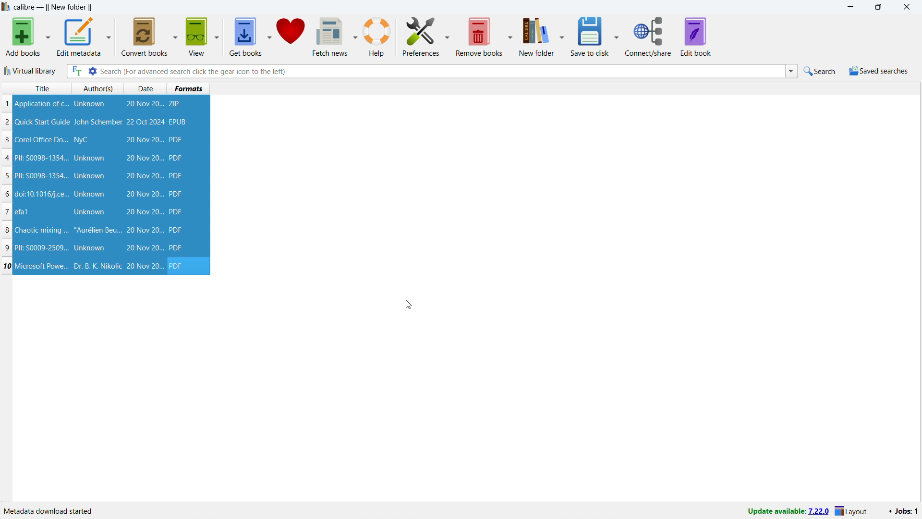 The width and height of the screenshot is (922, 519). Describe the element at coordinates (23, 37) in the screenshot. I see `add books` at that location.